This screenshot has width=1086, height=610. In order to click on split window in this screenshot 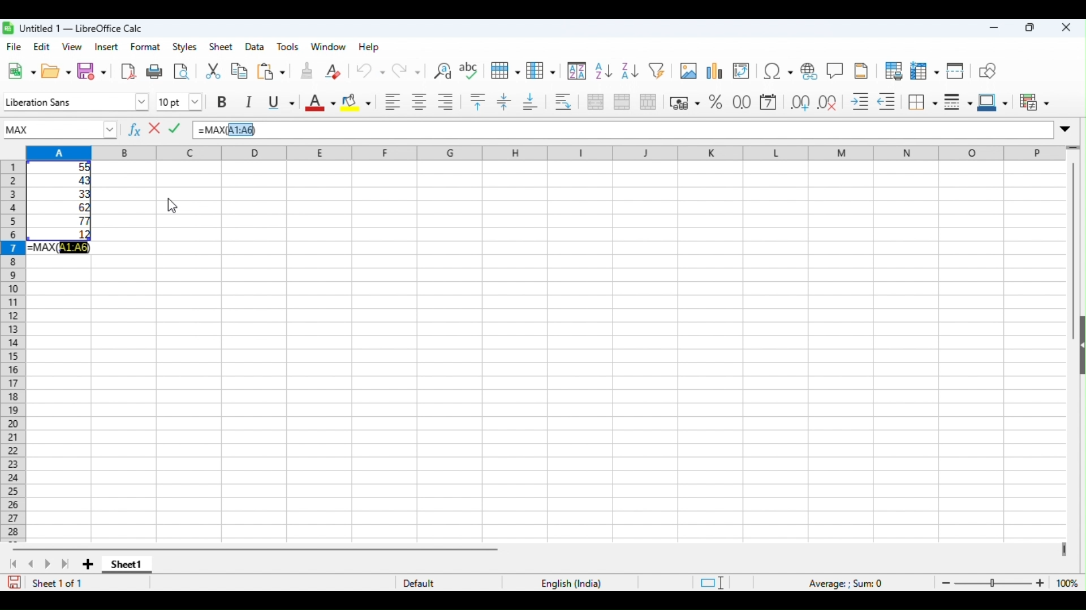, I will do `click(958, 69)`.